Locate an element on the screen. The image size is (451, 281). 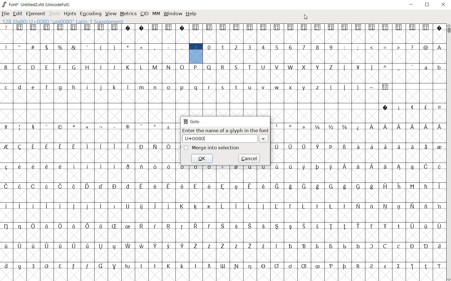
glyph is located at coordinates (183, 246).